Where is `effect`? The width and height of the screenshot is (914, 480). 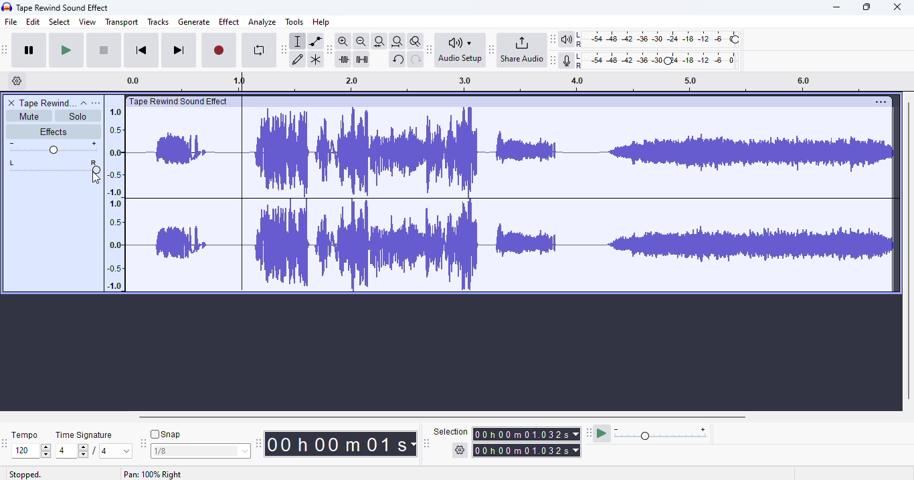
effect is located at coordinates (230, 22).